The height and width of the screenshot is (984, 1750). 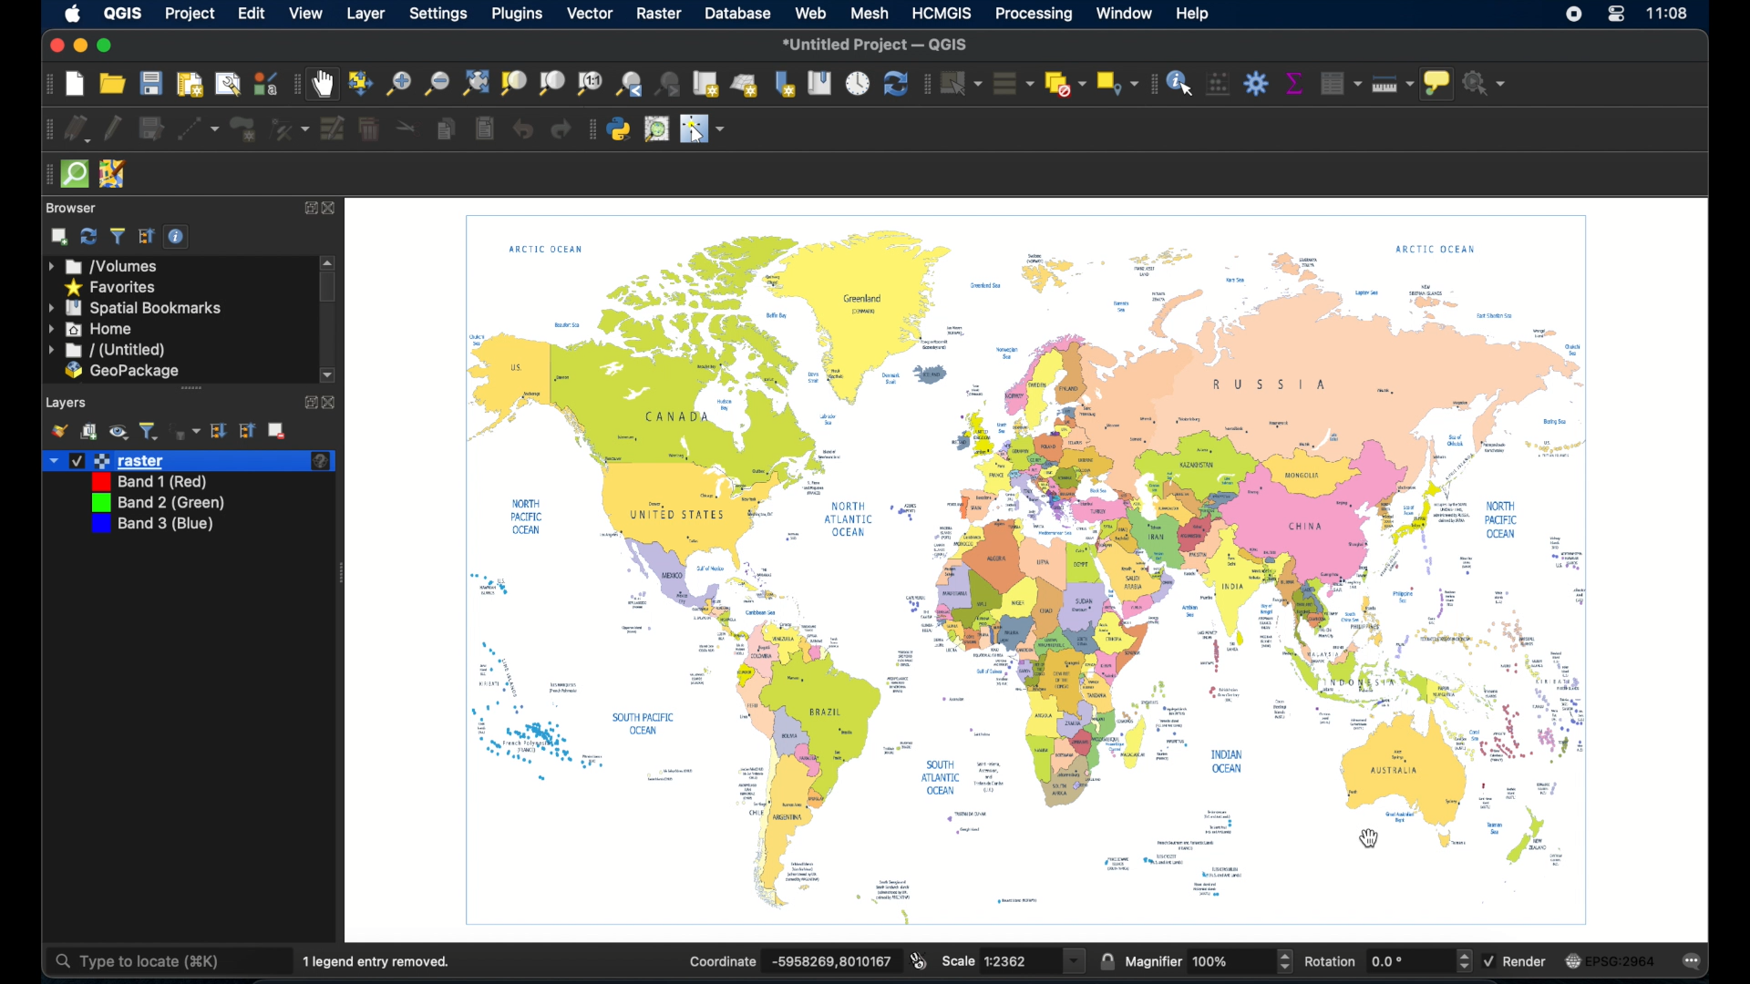 What do you see at coordinates (483, 126) in the screenshot?
I see `paste features` at bounding box center [483, 126].